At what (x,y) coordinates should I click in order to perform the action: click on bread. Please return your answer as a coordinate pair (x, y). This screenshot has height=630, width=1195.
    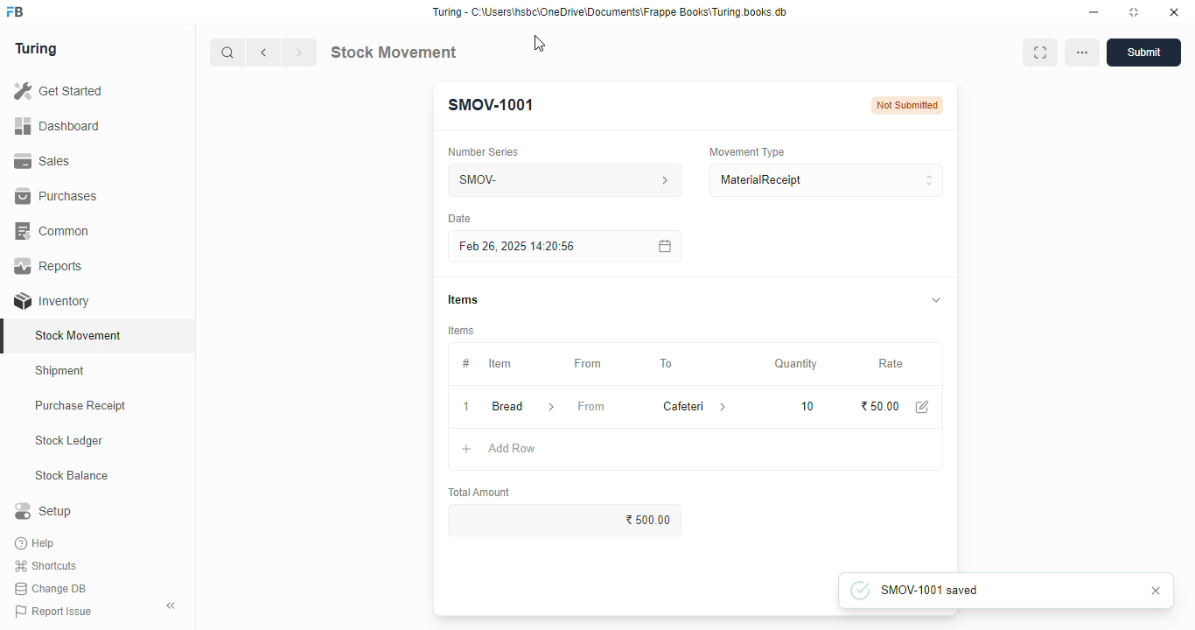
    Looking at the image, I should click on (507, 406).